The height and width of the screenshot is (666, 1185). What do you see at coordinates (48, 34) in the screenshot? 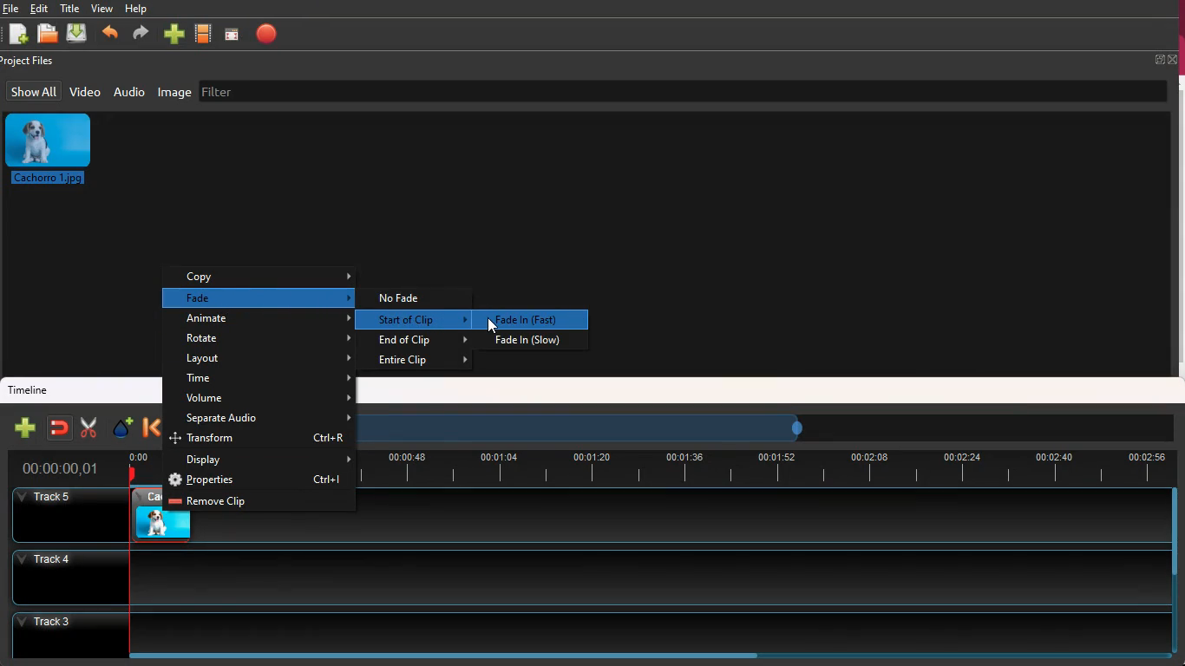
I see `open files` at bounding box center [48, 34].